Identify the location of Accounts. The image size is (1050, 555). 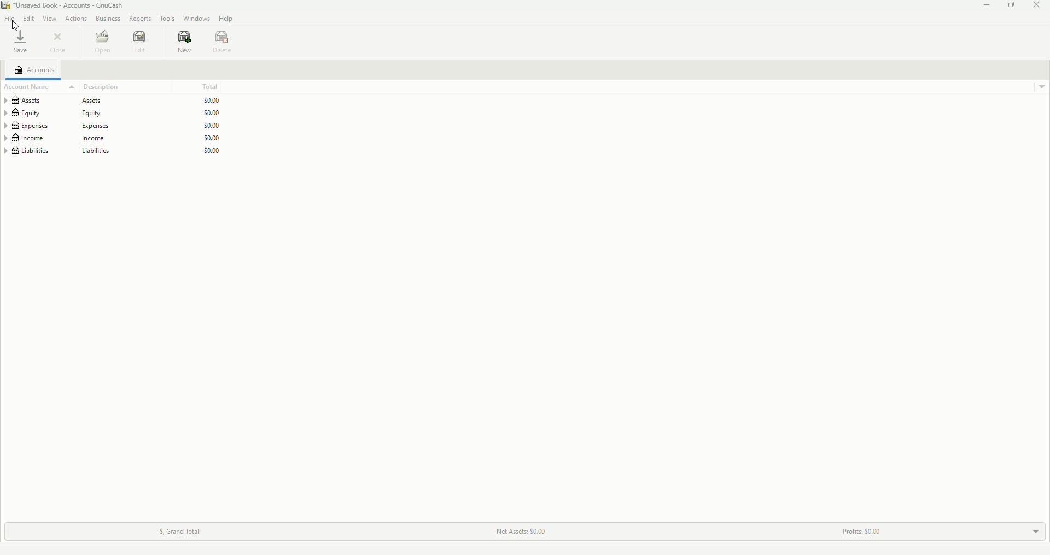
(33, 71).